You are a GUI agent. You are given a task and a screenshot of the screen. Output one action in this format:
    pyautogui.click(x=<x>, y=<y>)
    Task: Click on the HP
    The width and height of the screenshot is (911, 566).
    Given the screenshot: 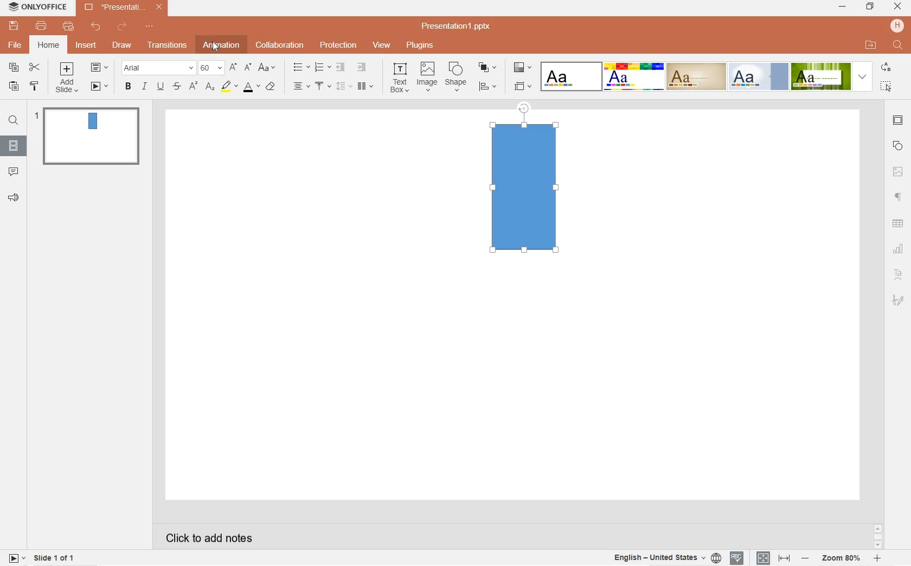 What is the action you would take?
    pyautogui.click(x=897, y=25)
    